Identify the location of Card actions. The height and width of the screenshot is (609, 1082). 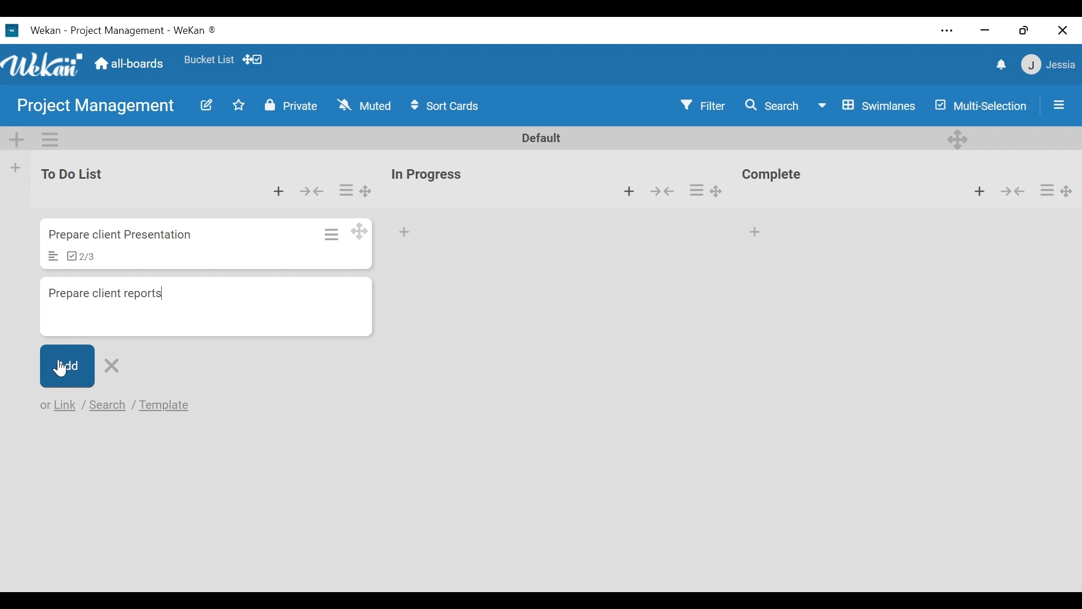
(330, 233).